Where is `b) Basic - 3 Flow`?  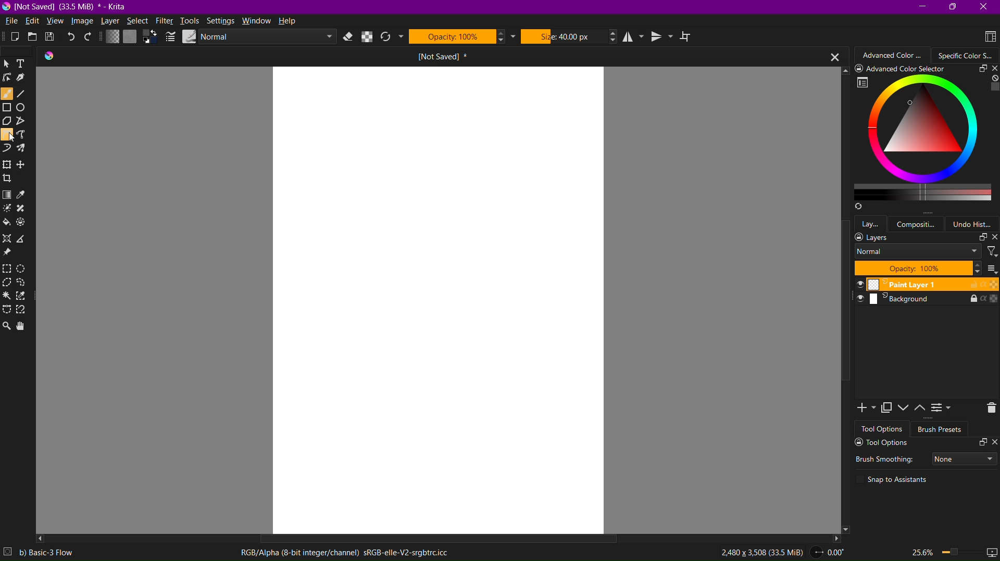 b) Basic - 3 Flow is located at coordinates (52, 553).